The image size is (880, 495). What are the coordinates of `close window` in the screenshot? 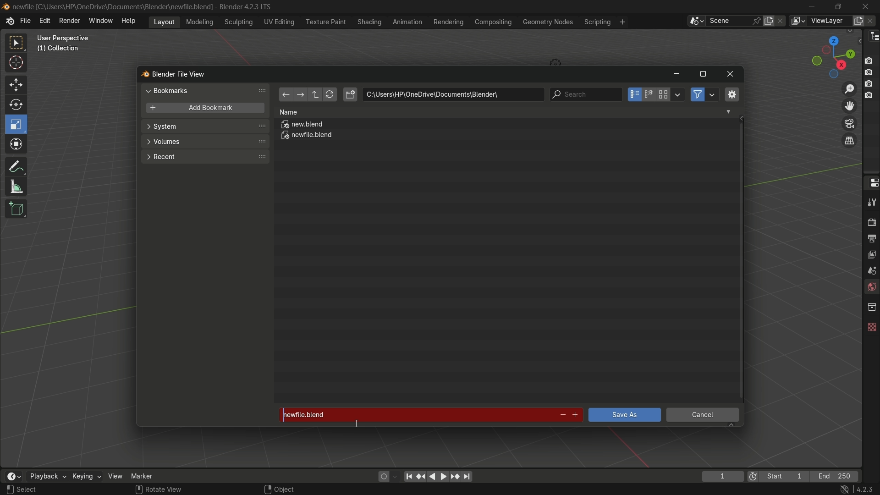 It's located at (731, 74).